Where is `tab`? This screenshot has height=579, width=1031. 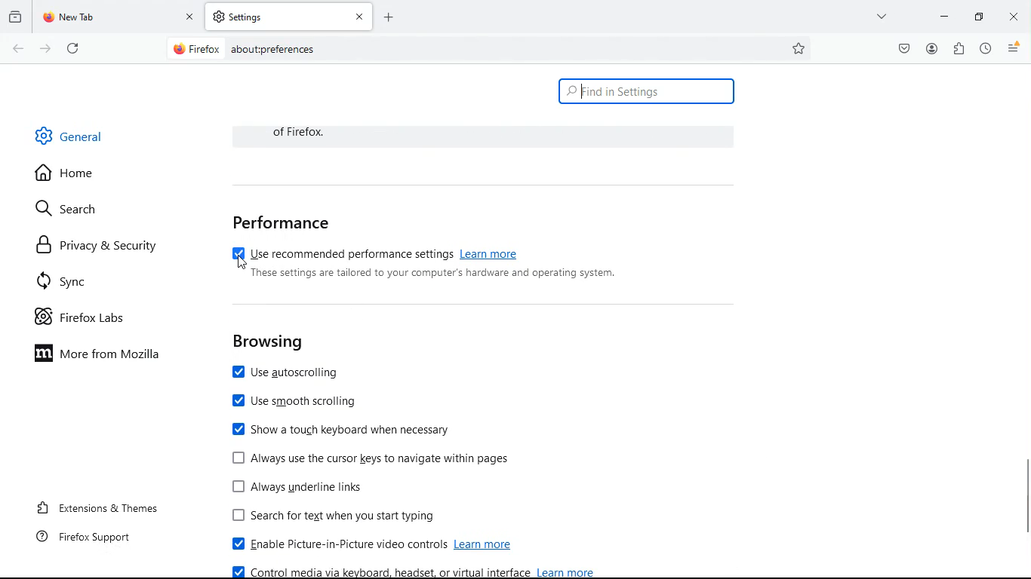 tab is located at coordinates (118, 17).